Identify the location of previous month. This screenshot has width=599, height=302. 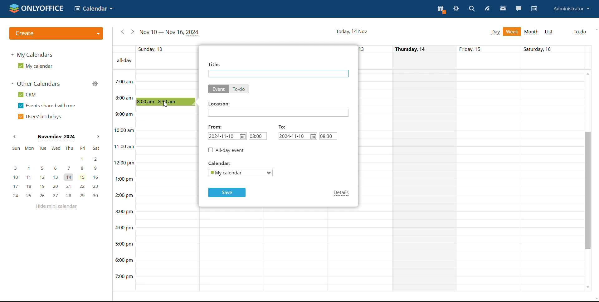
(14, 137).